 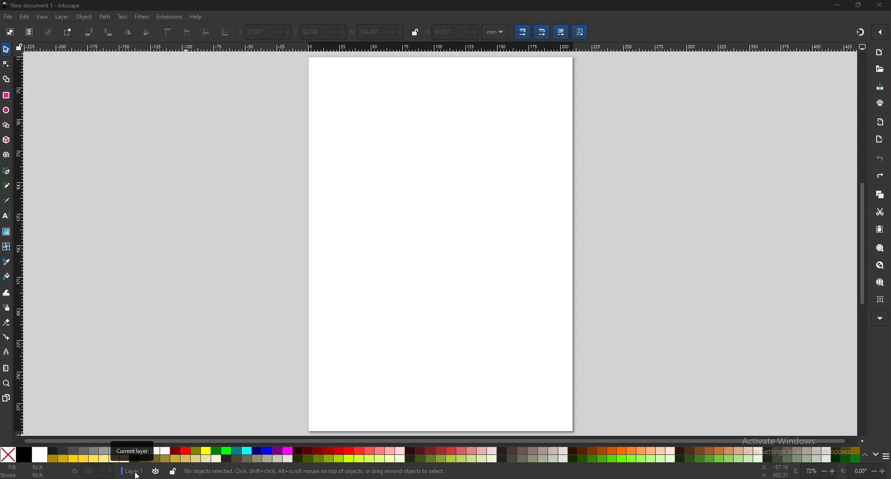 What do you see at coordinates (880, 52) in the screenshot?
I see `new` at bounding box center [880, 52].